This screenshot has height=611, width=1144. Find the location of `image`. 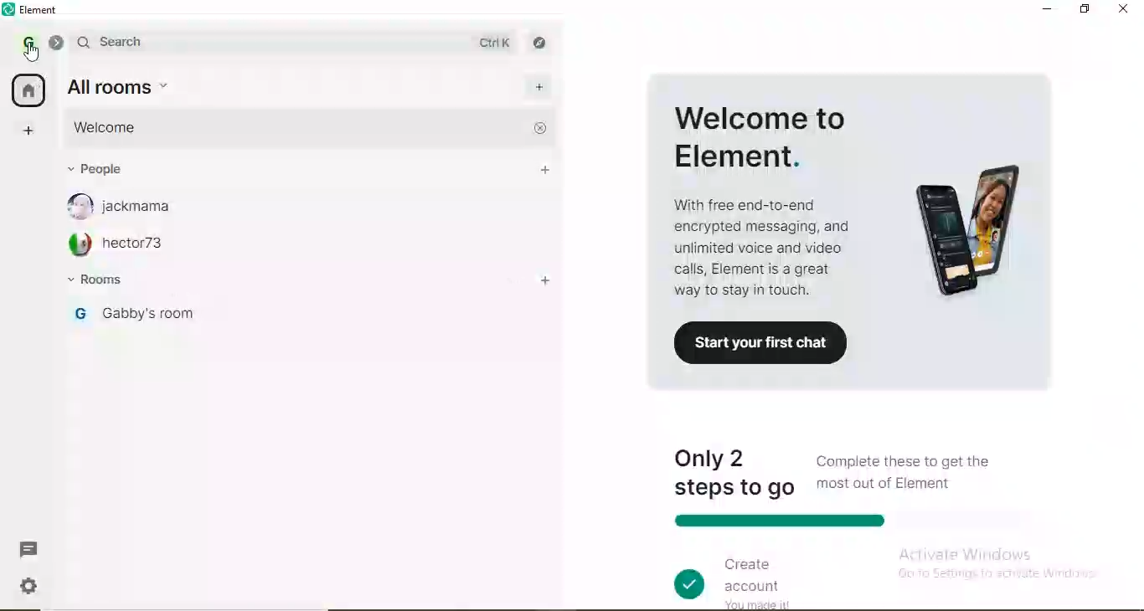

image is located at coordinates (959, 219).